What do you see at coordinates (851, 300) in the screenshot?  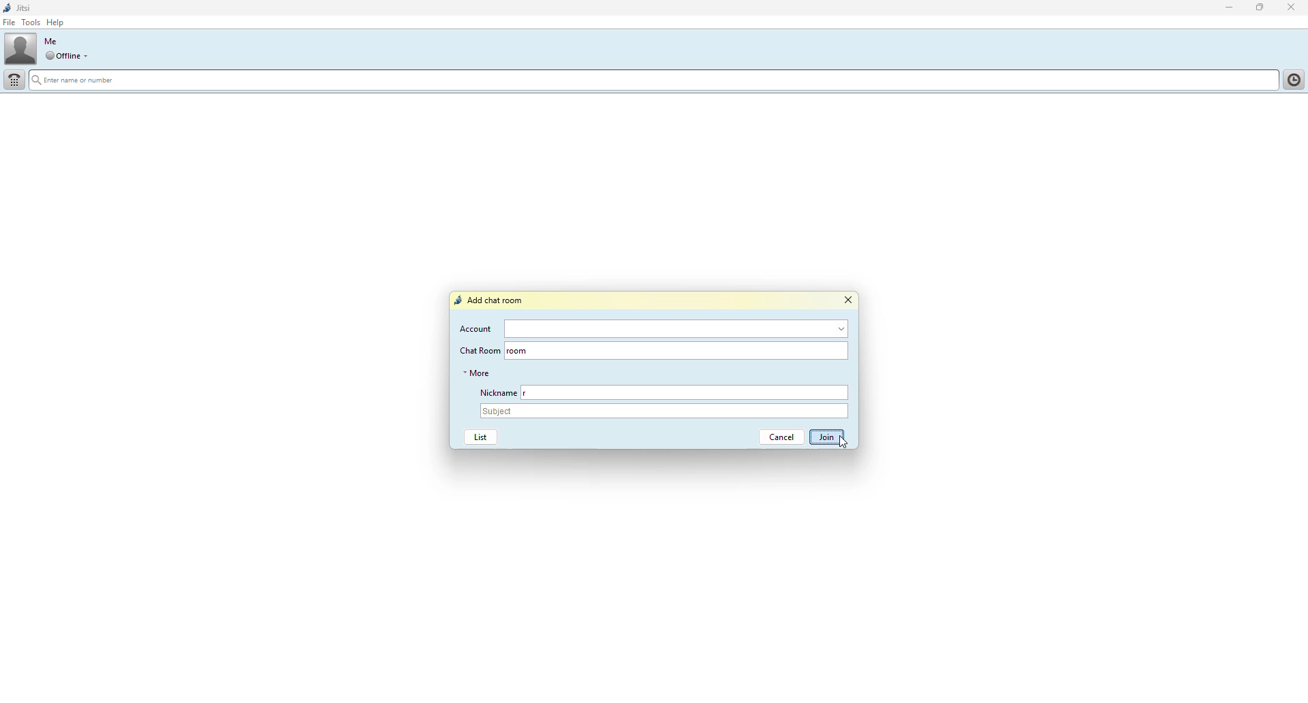 I see `close` at bounding box center [851, 300].